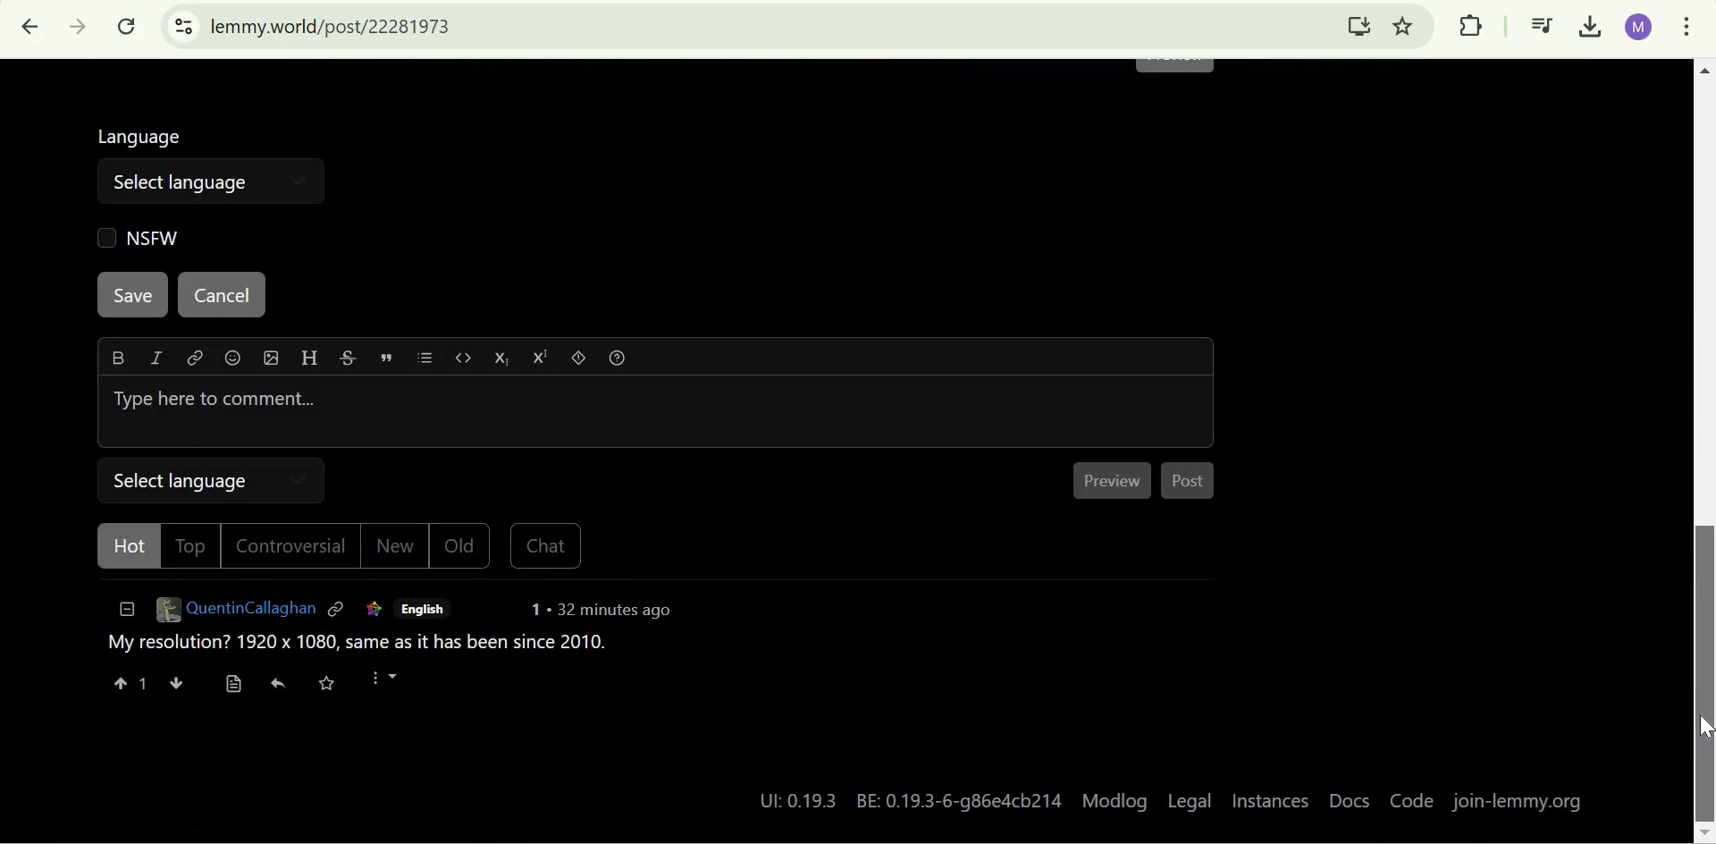 This screenshot has height=844, width=1716. What do you see at coordinates (582, 360) in the screenshot?
I see `spoiler` at bounding box center [582, 360].